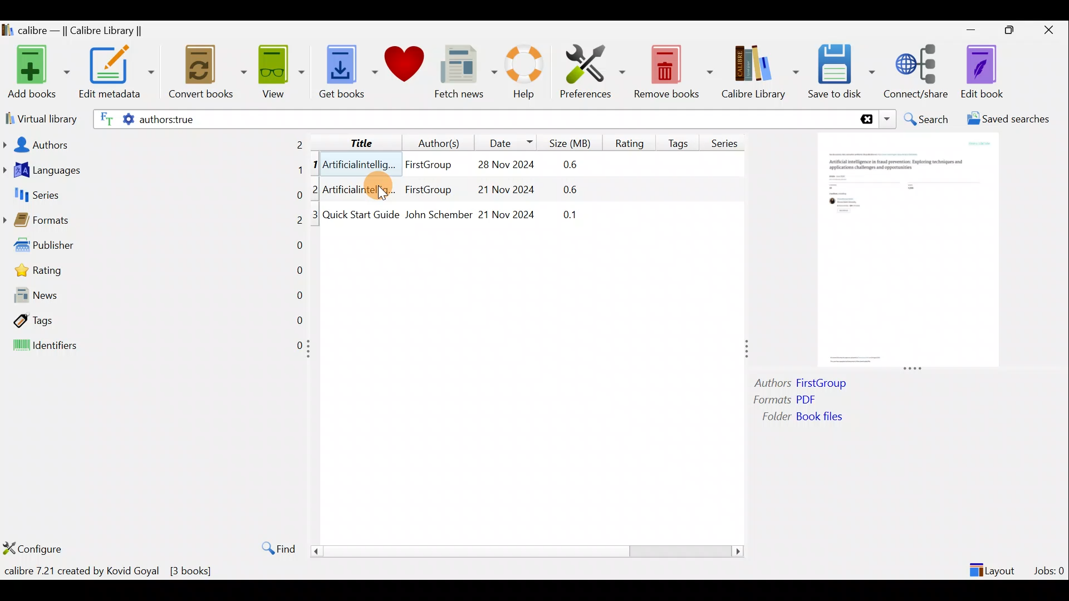  What do you see at coordinates (158, 273) in the screenshot?
I see `Rating` at bounding box center [158, 273].